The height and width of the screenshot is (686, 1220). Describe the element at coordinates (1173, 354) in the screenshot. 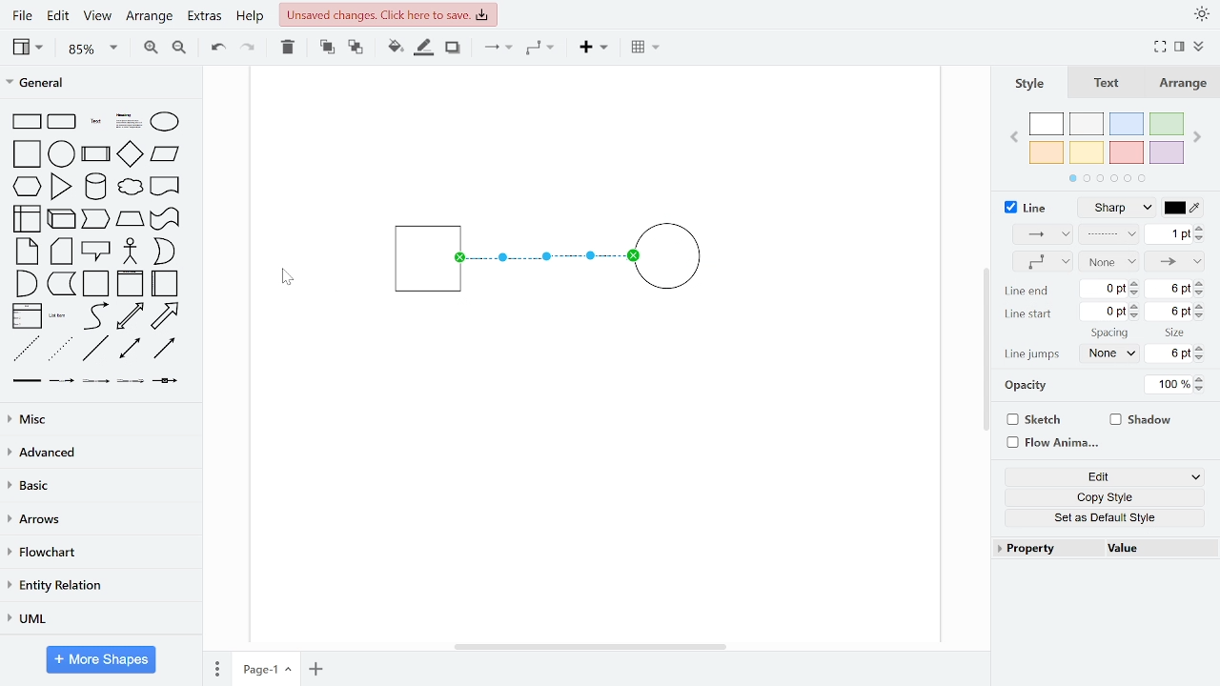

I see `change line jumps` at that location.